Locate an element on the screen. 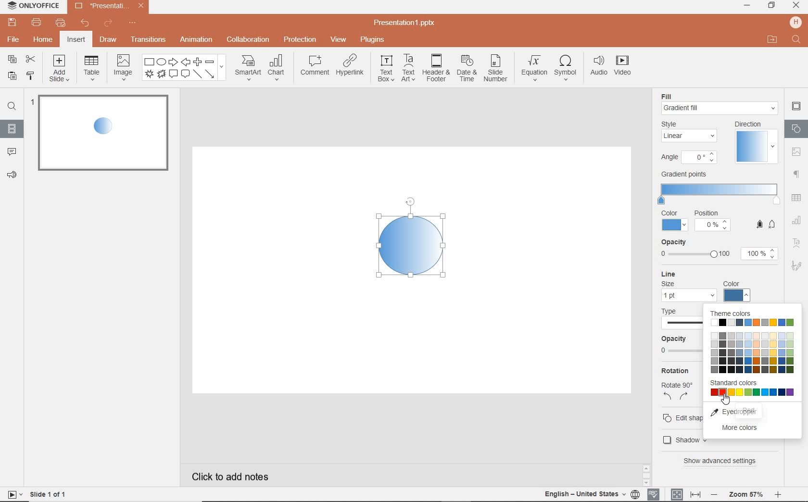  gradient points is located at coordinates (719, 189).